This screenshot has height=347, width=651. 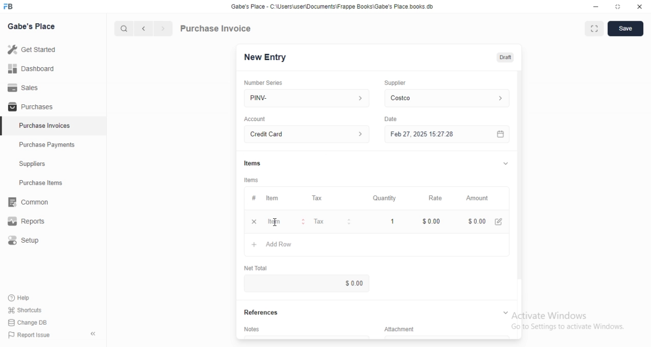 I want to click on Edit, so click(x=498, y=222).